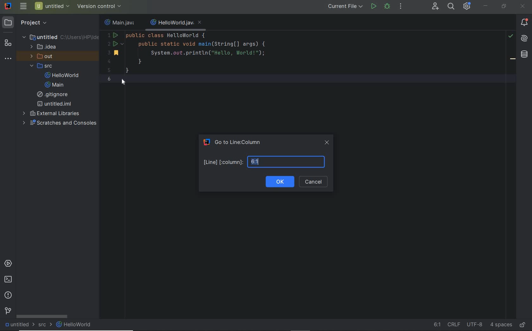 The image size is (532, 331). I want to click on services, so click(8, 264).